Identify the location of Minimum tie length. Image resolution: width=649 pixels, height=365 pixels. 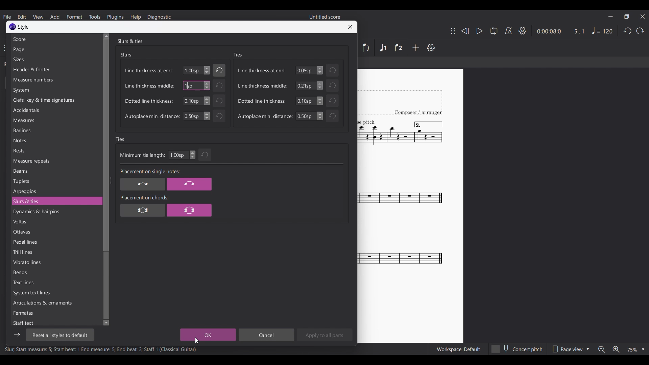
(142, 155).